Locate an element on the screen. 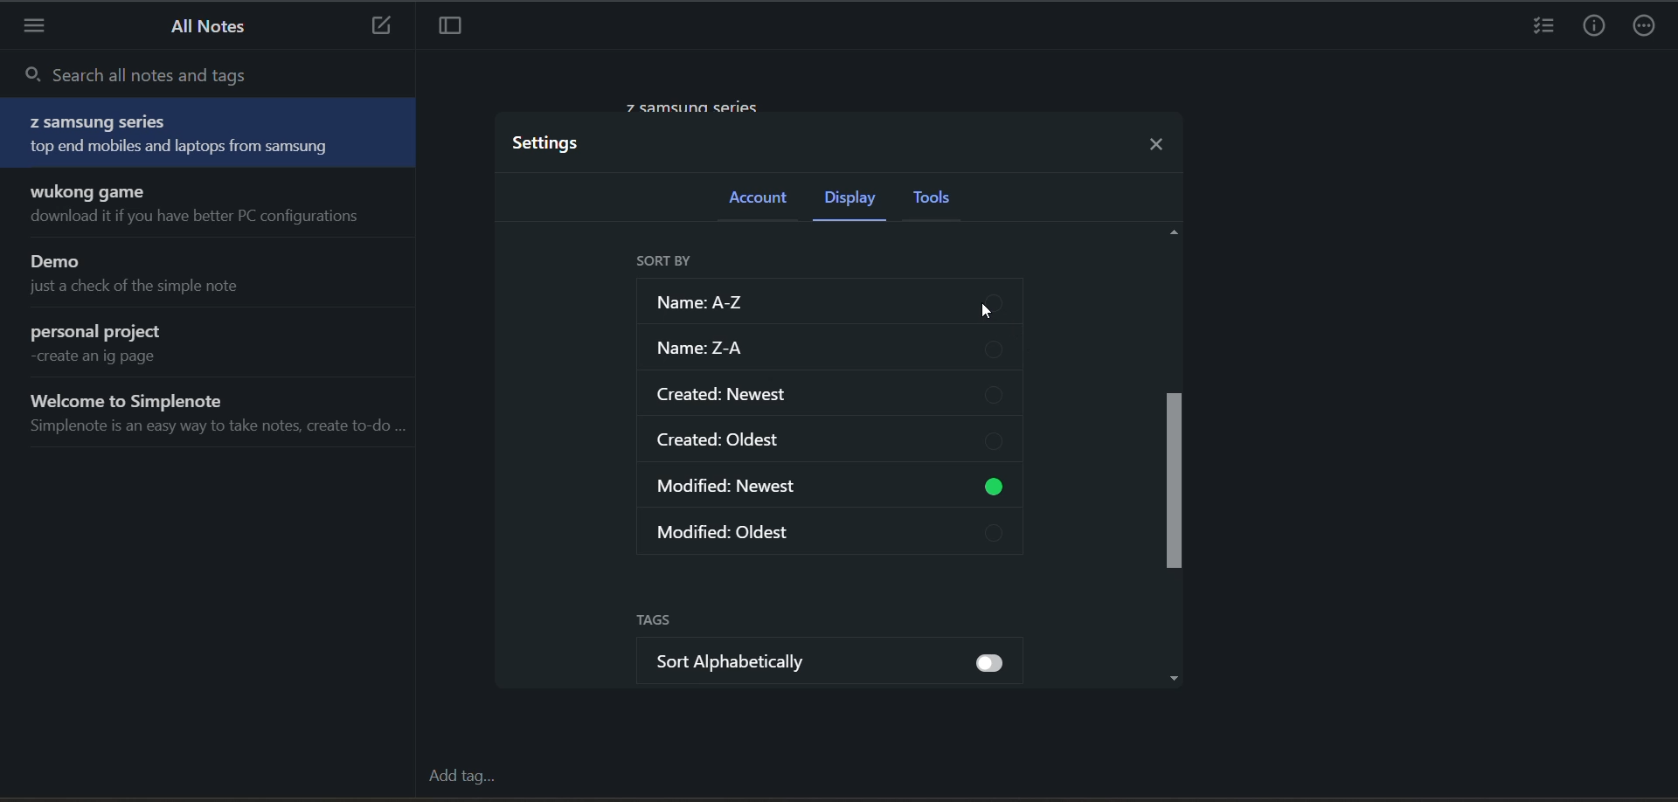 This screenshot has height=802, width=1678. created: newest is located at coordinates (835, 395).